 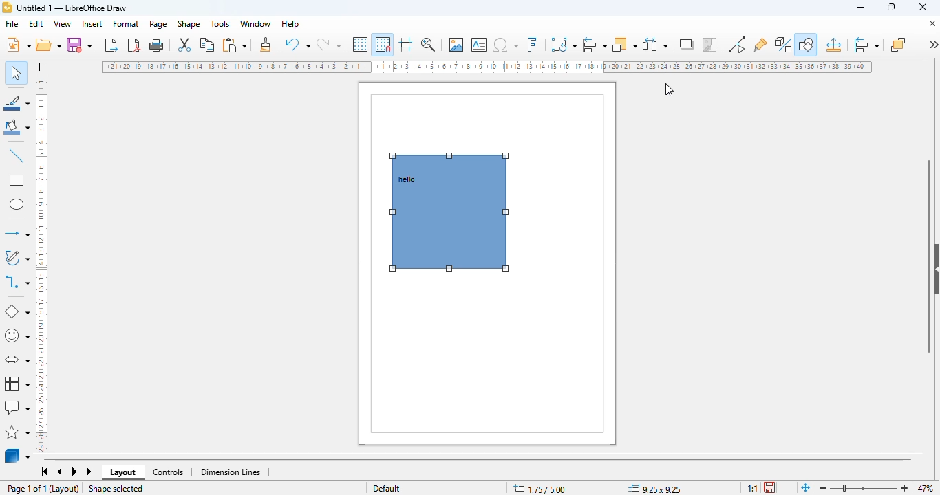 I want to click on select, so click(x=16, y=72).